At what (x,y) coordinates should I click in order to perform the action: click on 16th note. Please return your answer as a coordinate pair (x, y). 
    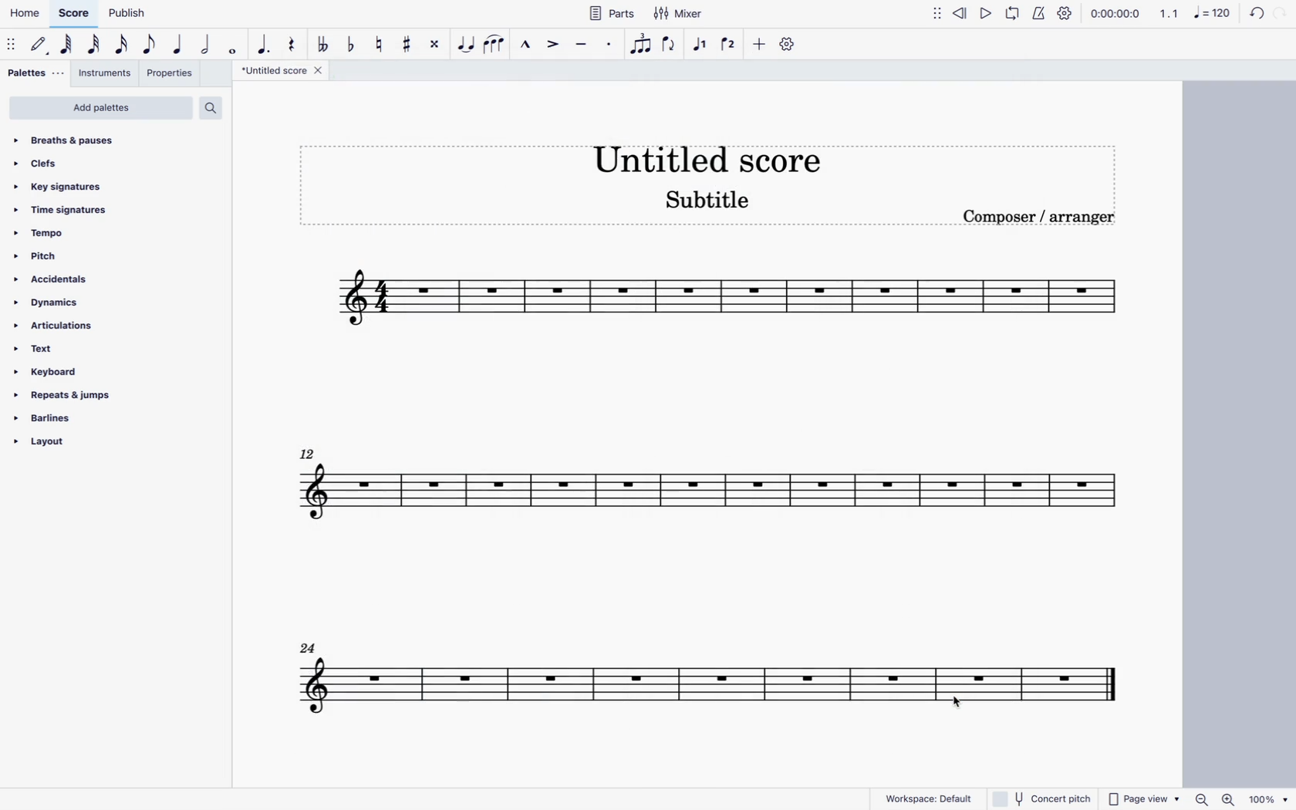
    Looking at the image, I should click on (124, 48).